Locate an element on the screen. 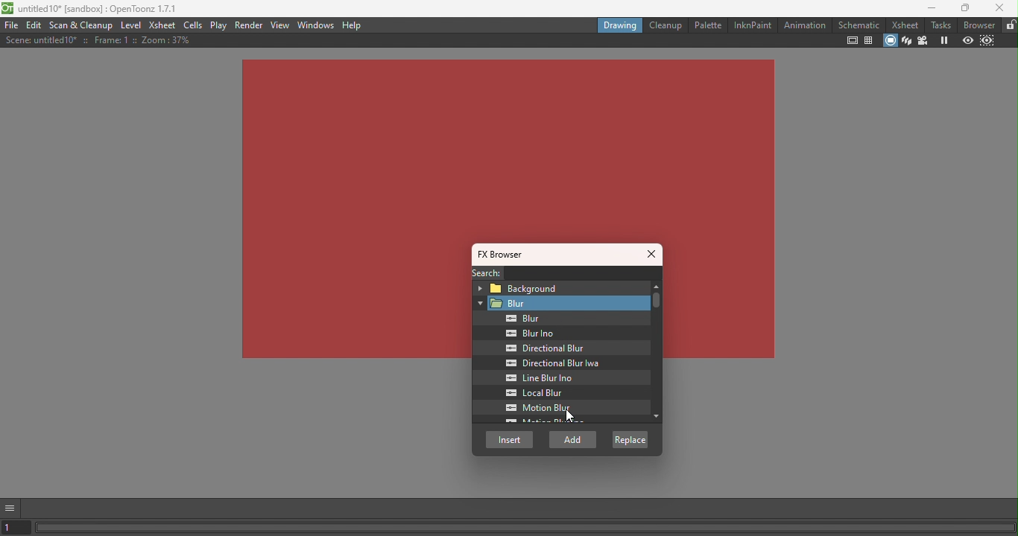  Set the current frame is located at coordinates (16, 529).